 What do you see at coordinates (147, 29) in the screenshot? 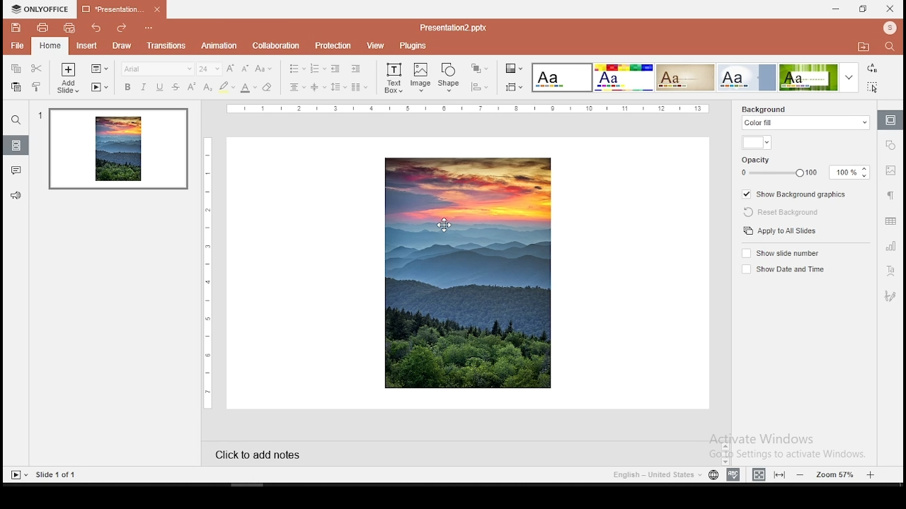
I see `configure quick action toolbar` at bounding box center [147, 29].